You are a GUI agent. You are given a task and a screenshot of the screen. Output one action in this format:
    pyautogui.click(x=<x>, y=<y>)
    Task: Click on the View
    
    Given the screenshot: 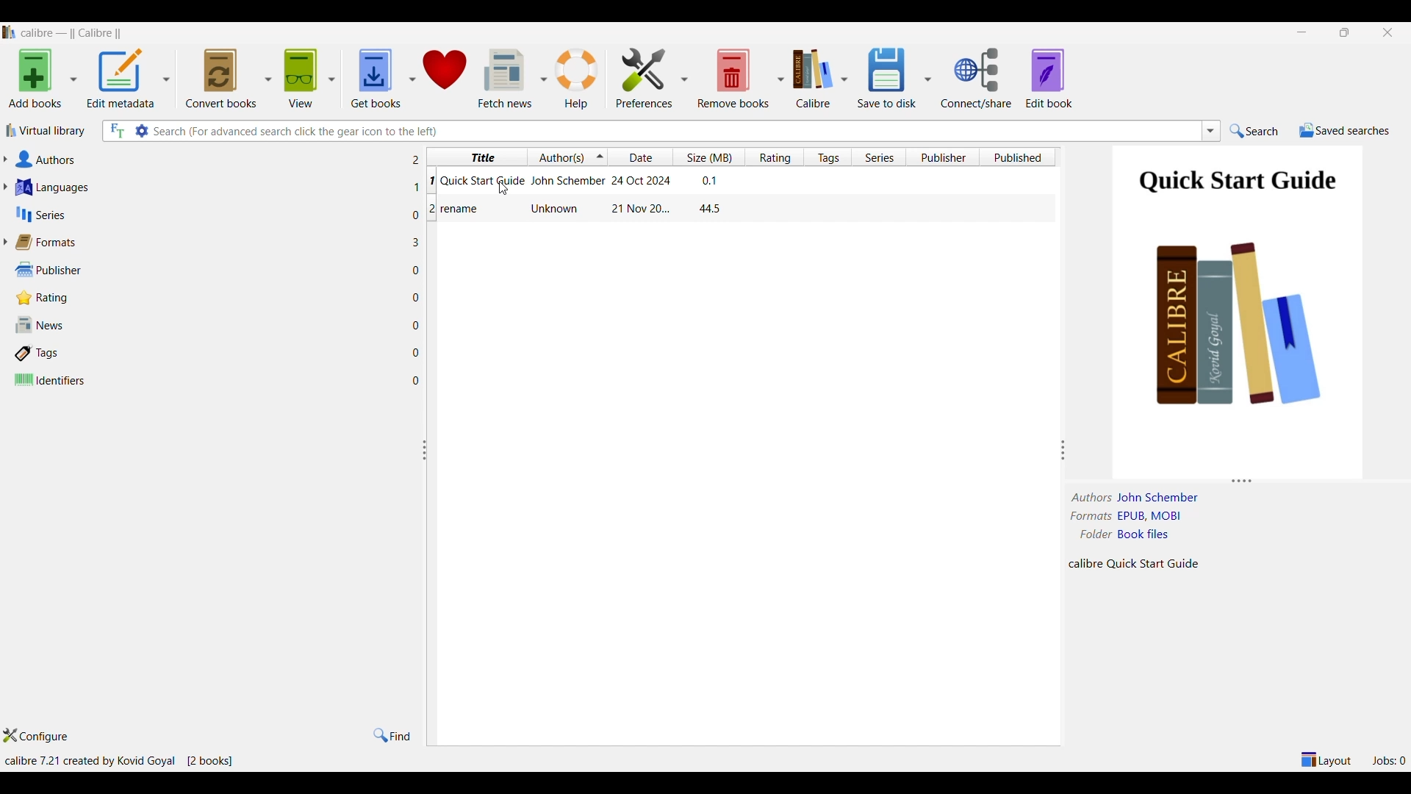 What is the action you would take?
    pyautogui.click(x=301, y=79)
    